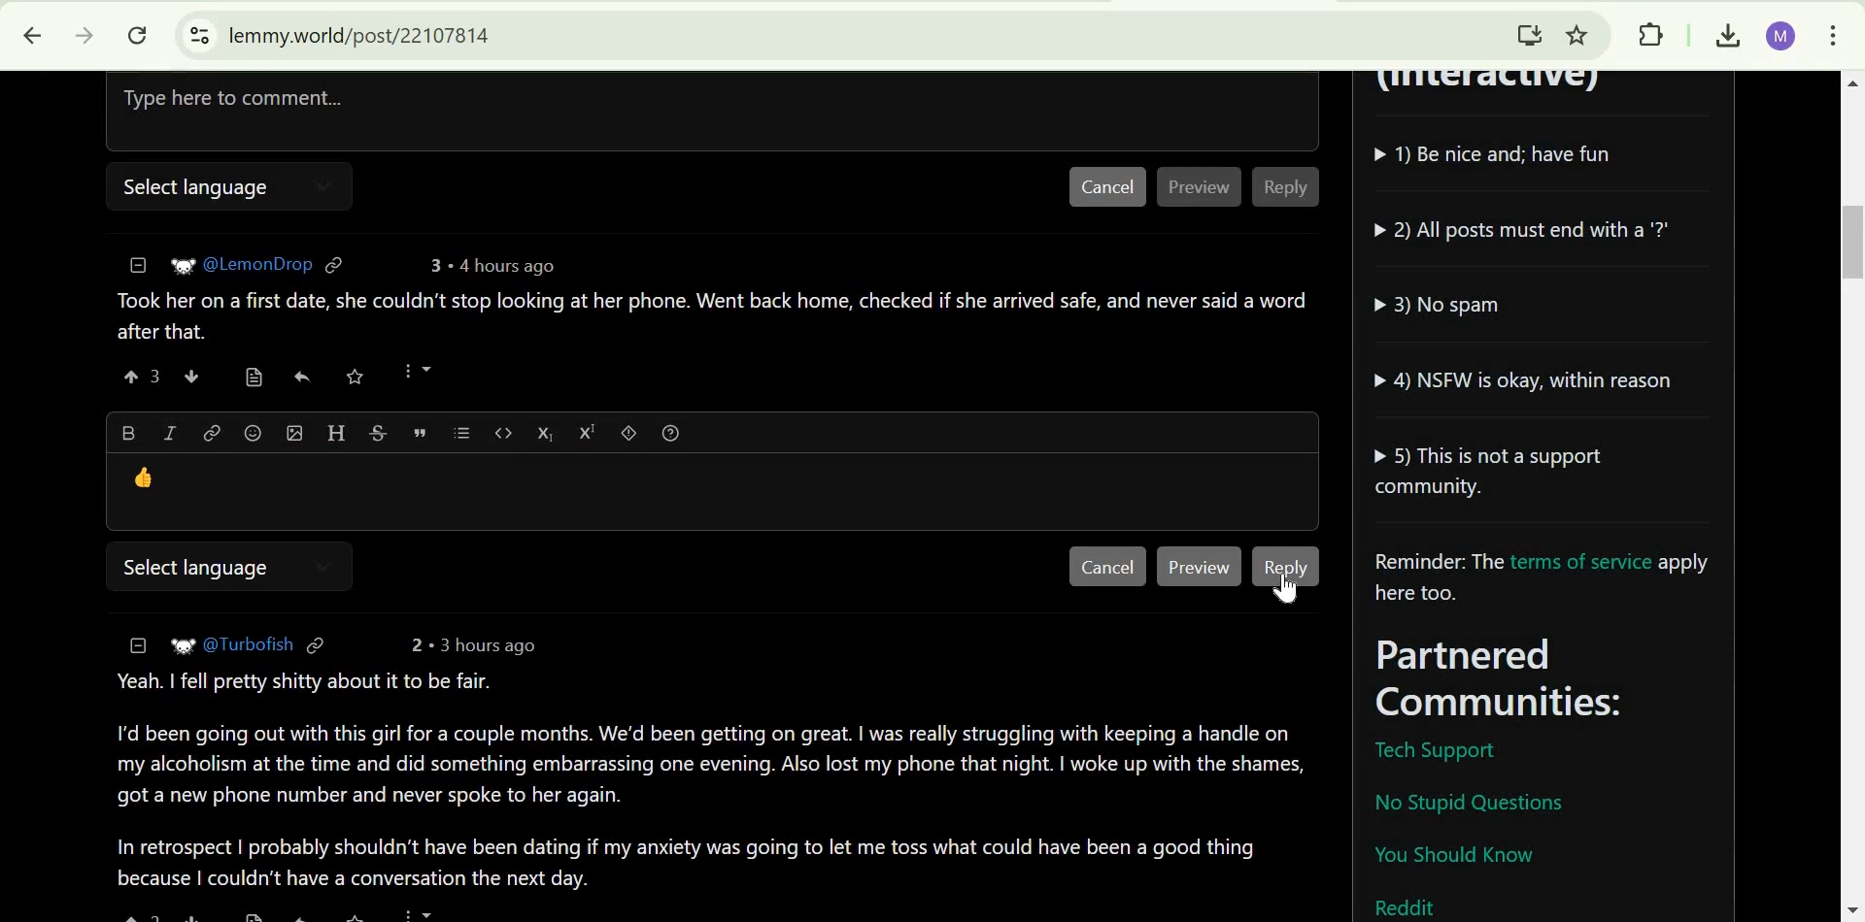 This screenshot has width=1865, height=922. What do you see at coordinates (1106, 188) in the screenshot?
I see `Cancel` at bounding box center [1106, 188].